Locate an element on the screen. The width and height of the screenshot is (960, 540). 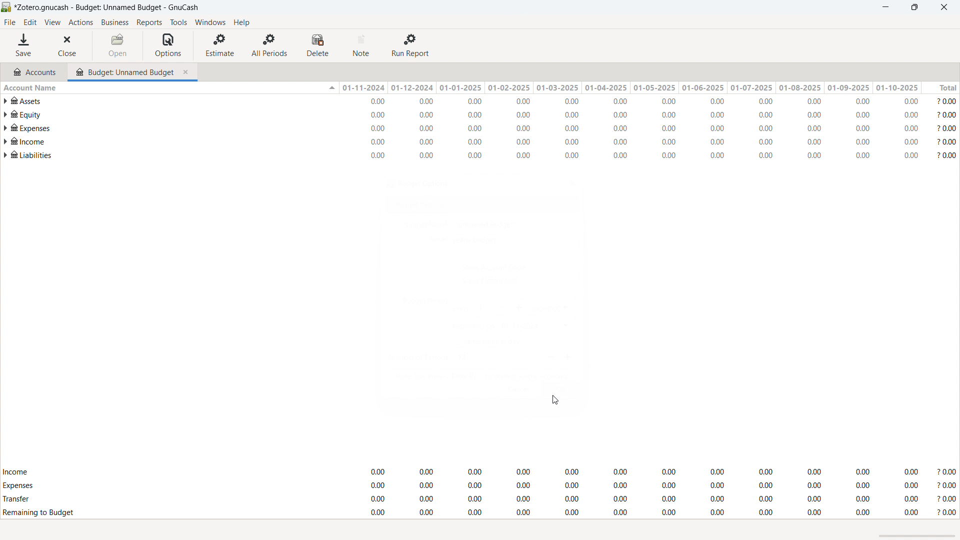
01-07-2025 is located at coordinates (751, 87).